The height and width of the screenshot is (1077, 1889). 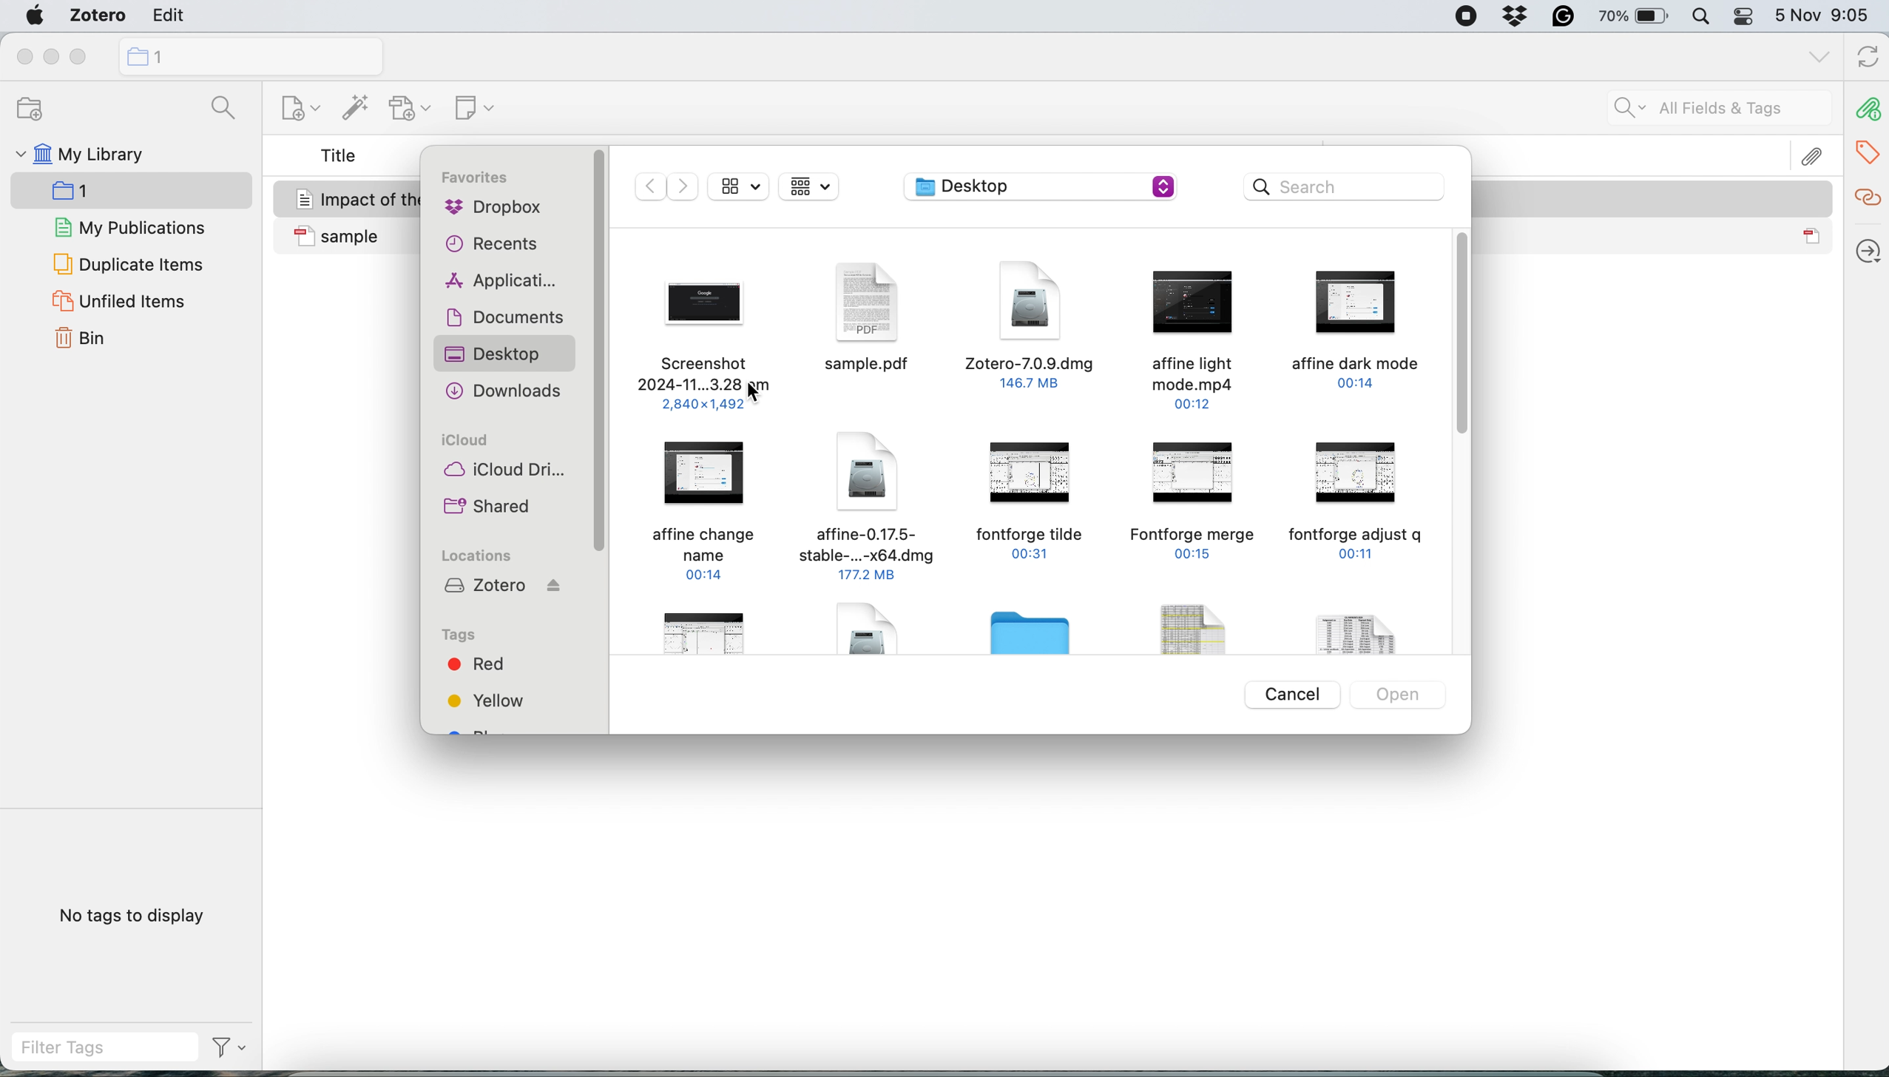 I want to click on Folder, so click(x=1037, y=637).